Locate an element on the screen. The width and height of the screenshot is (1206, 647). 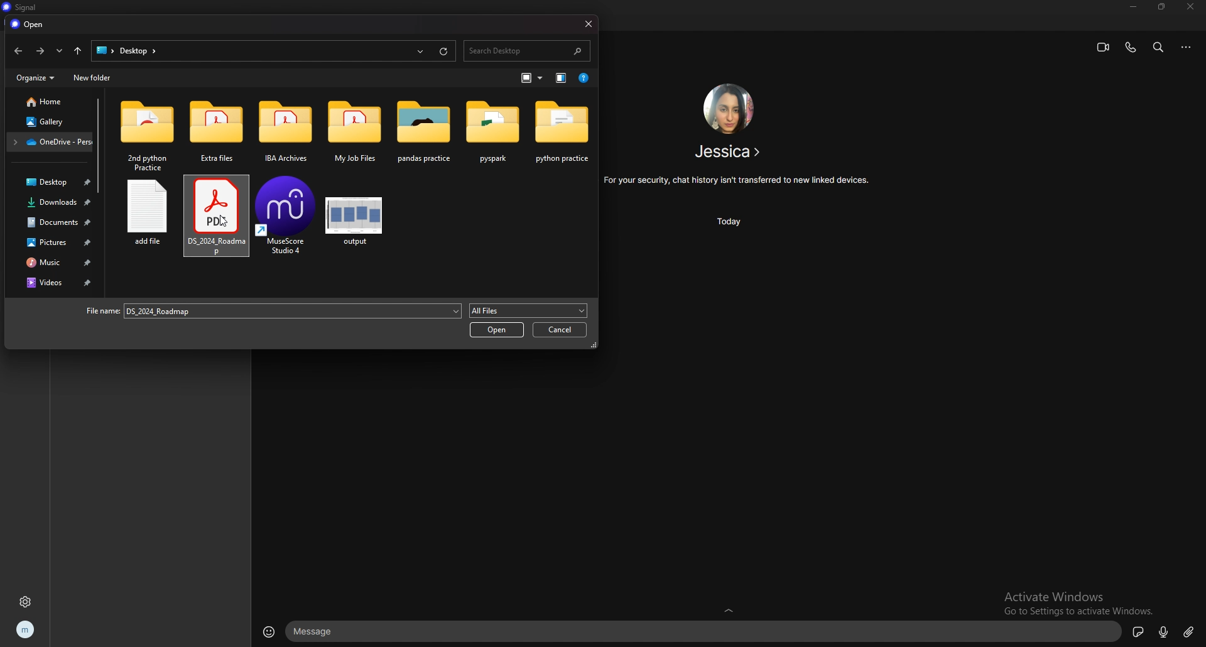
voice message is located at coordinates (1163, 633).